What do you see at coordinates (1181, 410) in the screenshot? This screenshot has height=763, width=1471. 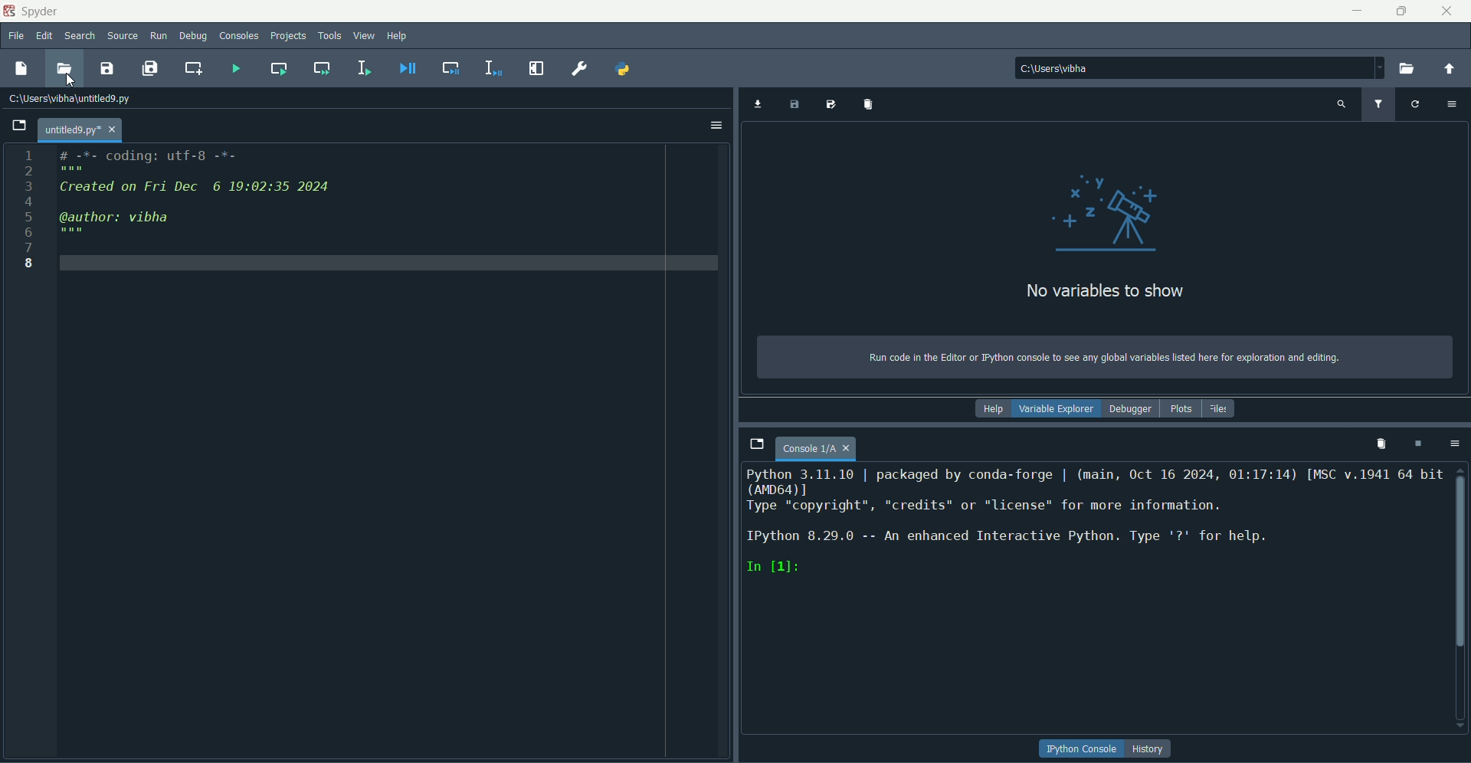 I see `plots` at bounding box center [1181, 410].